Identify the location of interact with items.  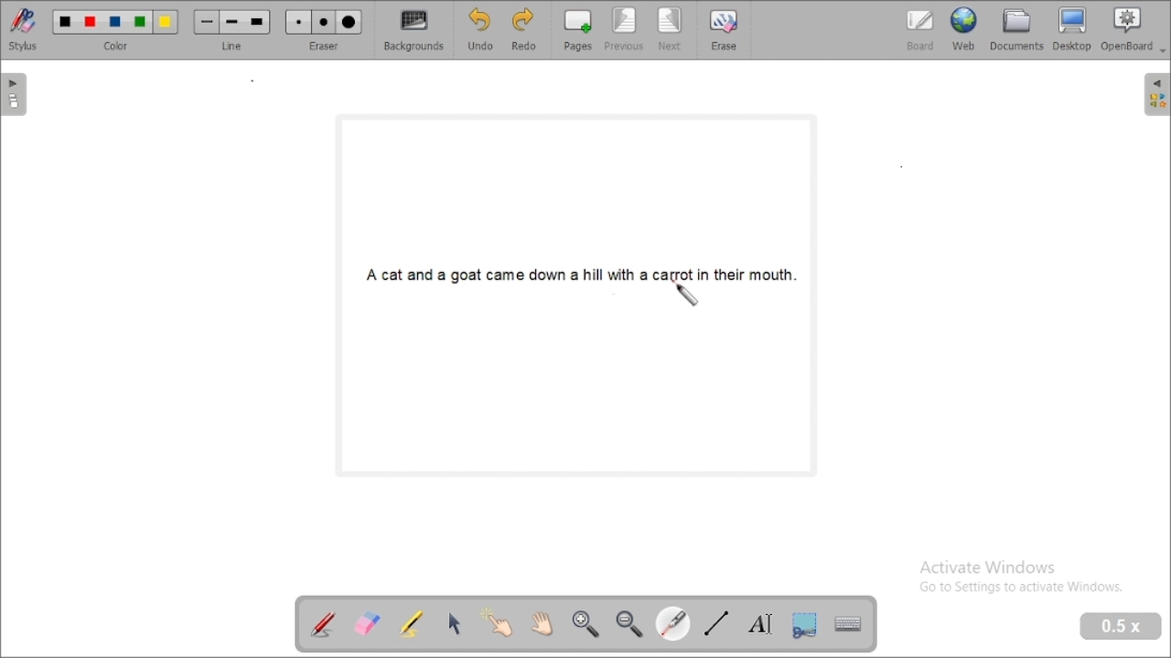
(496, 621).